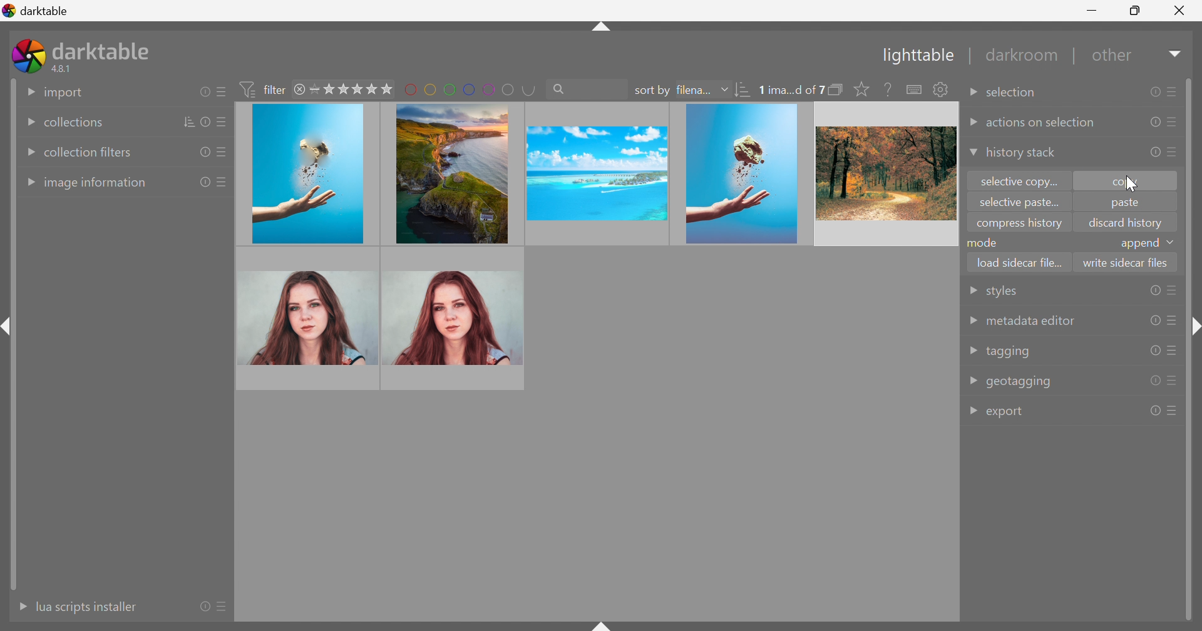 This screenshot has height=631, width=1202. What do you see at coordinates (972, 291) in the screenshot?
I see `Drop Down` at bounding box center [972, 291].